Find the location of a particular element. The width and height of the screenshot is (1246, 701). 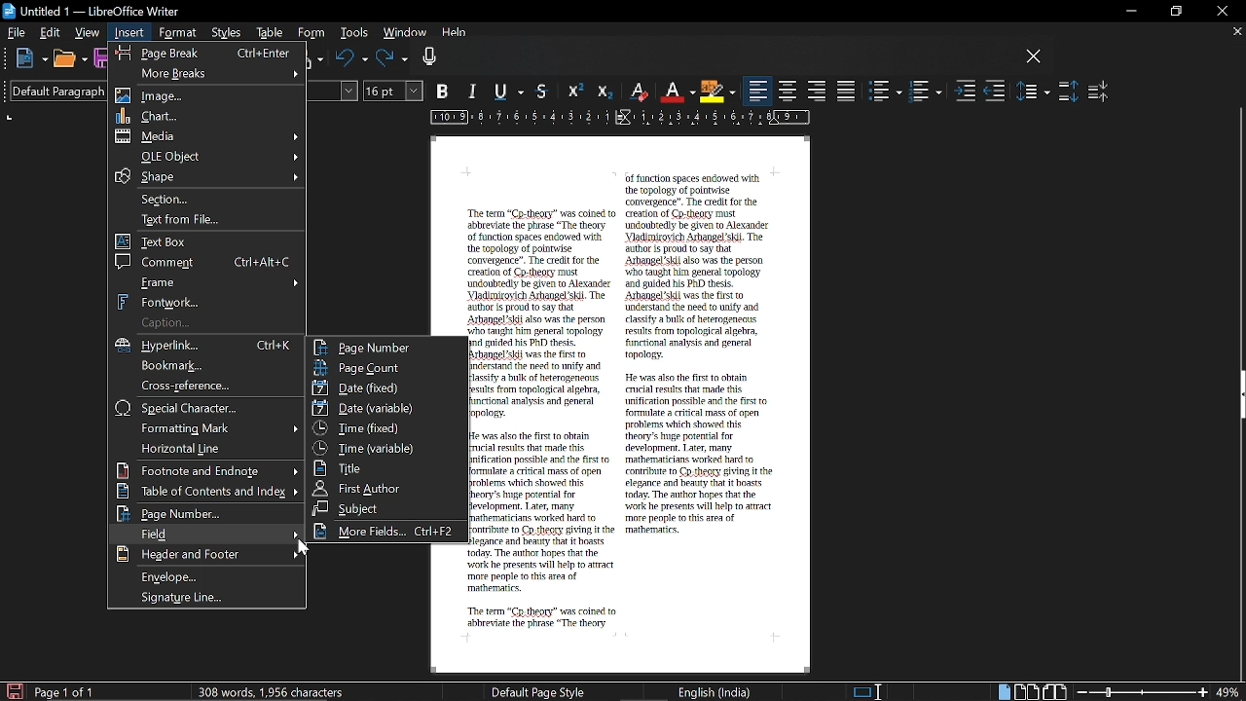

BOld is located at coordinates (445, 91).